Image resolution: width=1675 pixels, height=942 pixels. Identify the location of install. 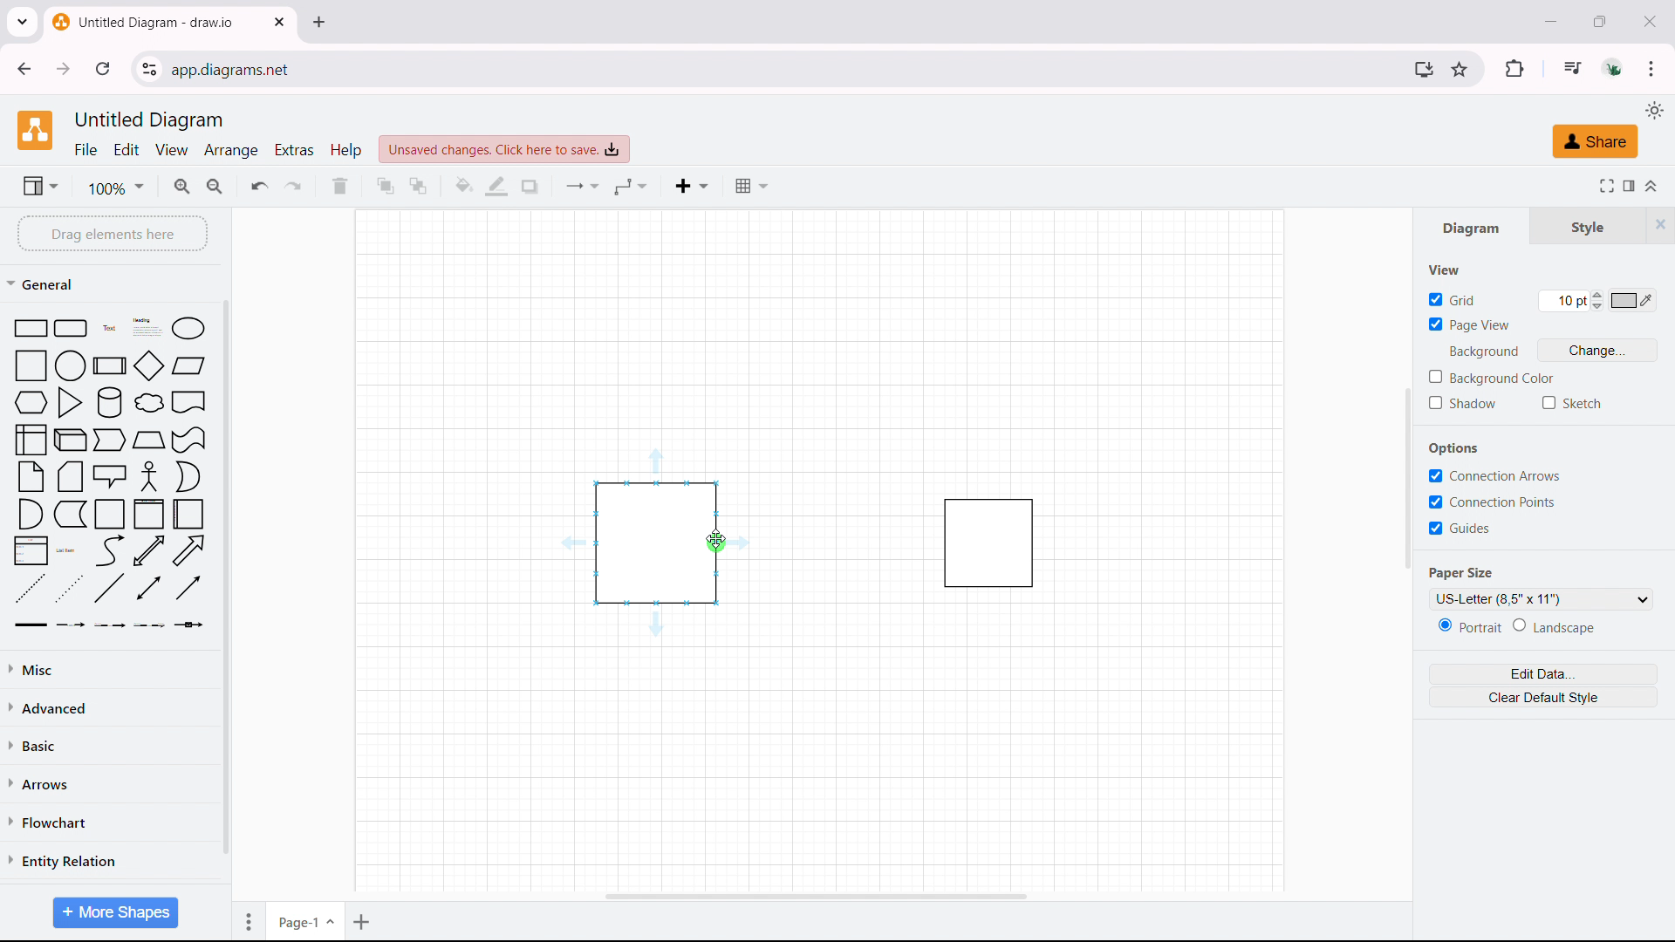
(1423, 69).